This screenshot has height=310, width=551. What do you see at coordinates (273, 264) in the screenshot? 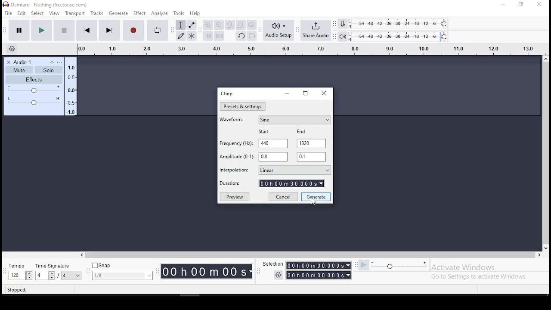
I see `selection` at bounding box center [273, 264].